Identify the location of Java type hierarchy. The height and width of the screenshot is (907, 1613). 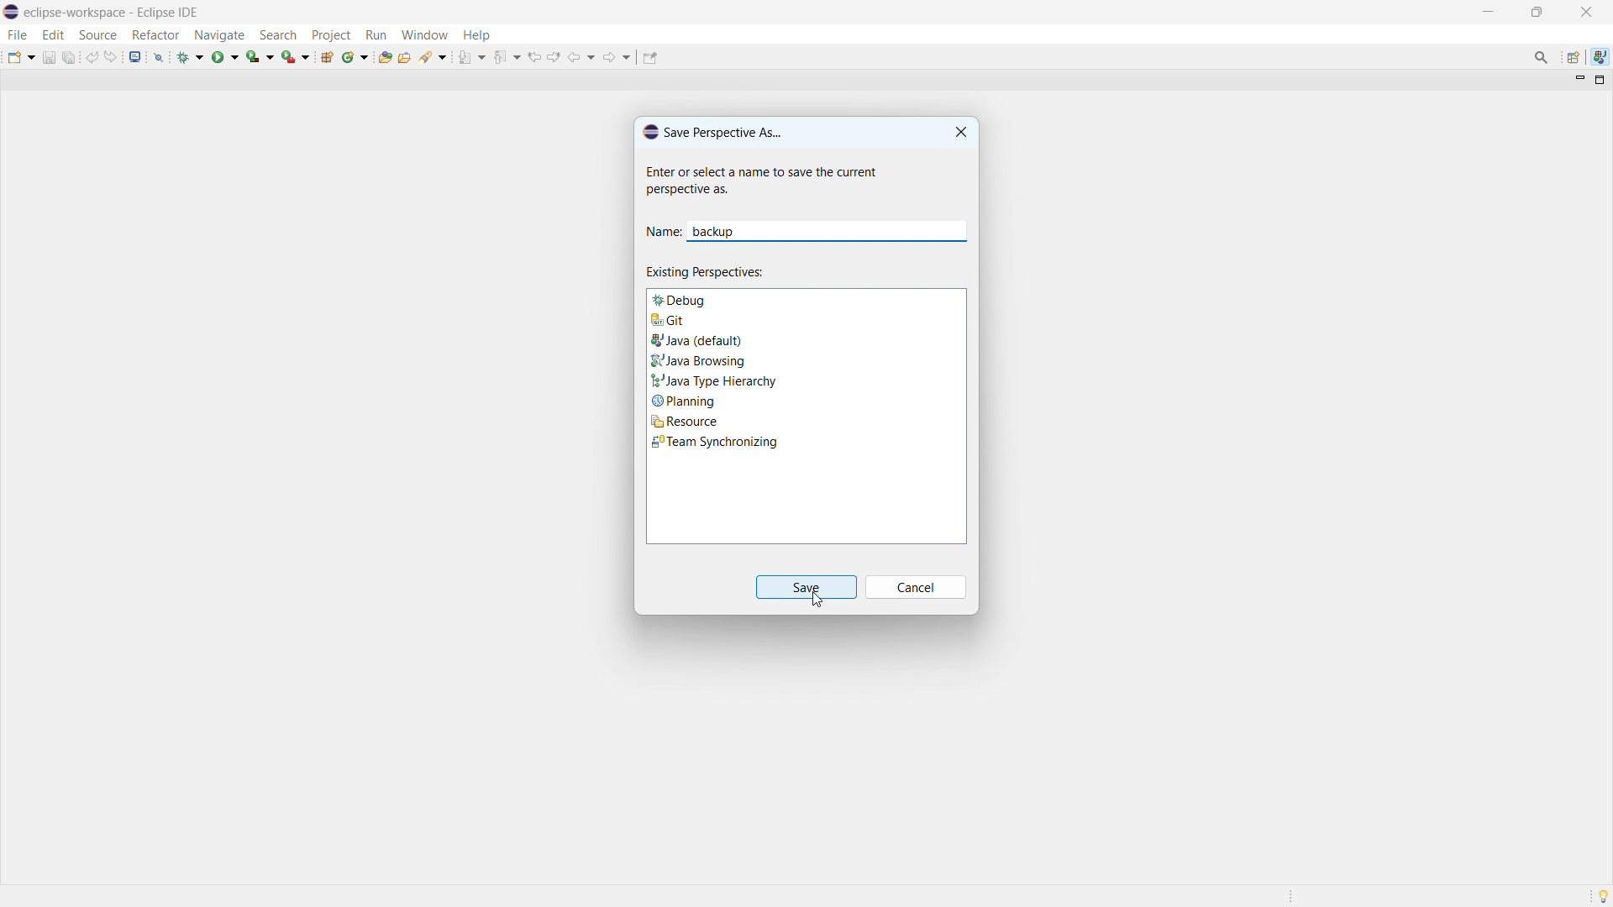
(806, 380).